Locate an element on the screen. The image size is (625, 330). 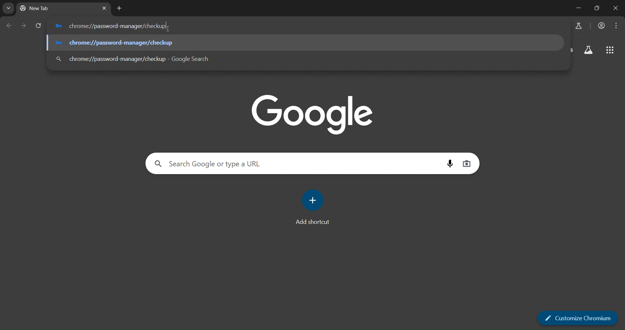
accounts is located at coordinates (601, 26).